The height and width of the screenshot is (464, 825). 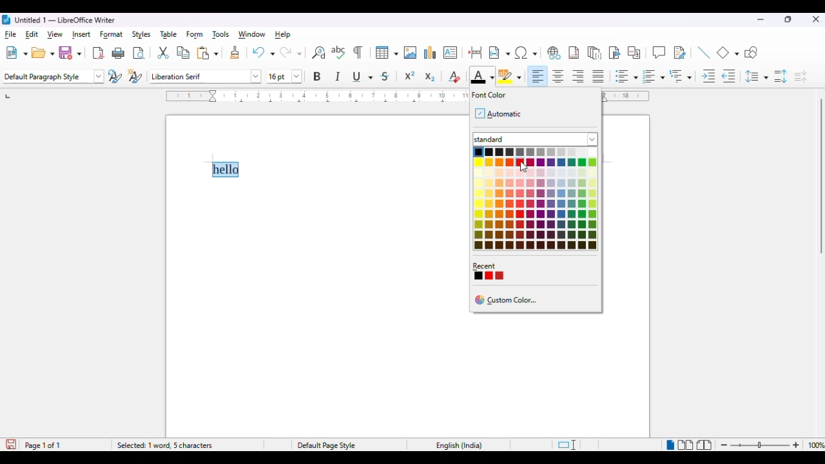 What do you see at coordinates (525, 169) in the screenshot?
I see `cursor` at bounding box center [525, 169].